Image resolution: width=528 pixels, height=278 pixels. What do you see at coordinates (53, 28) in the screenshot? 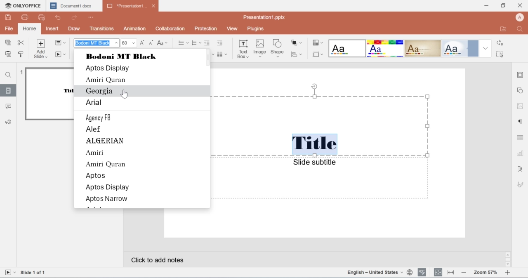
I see `insert` at bounding box center [53, 28].